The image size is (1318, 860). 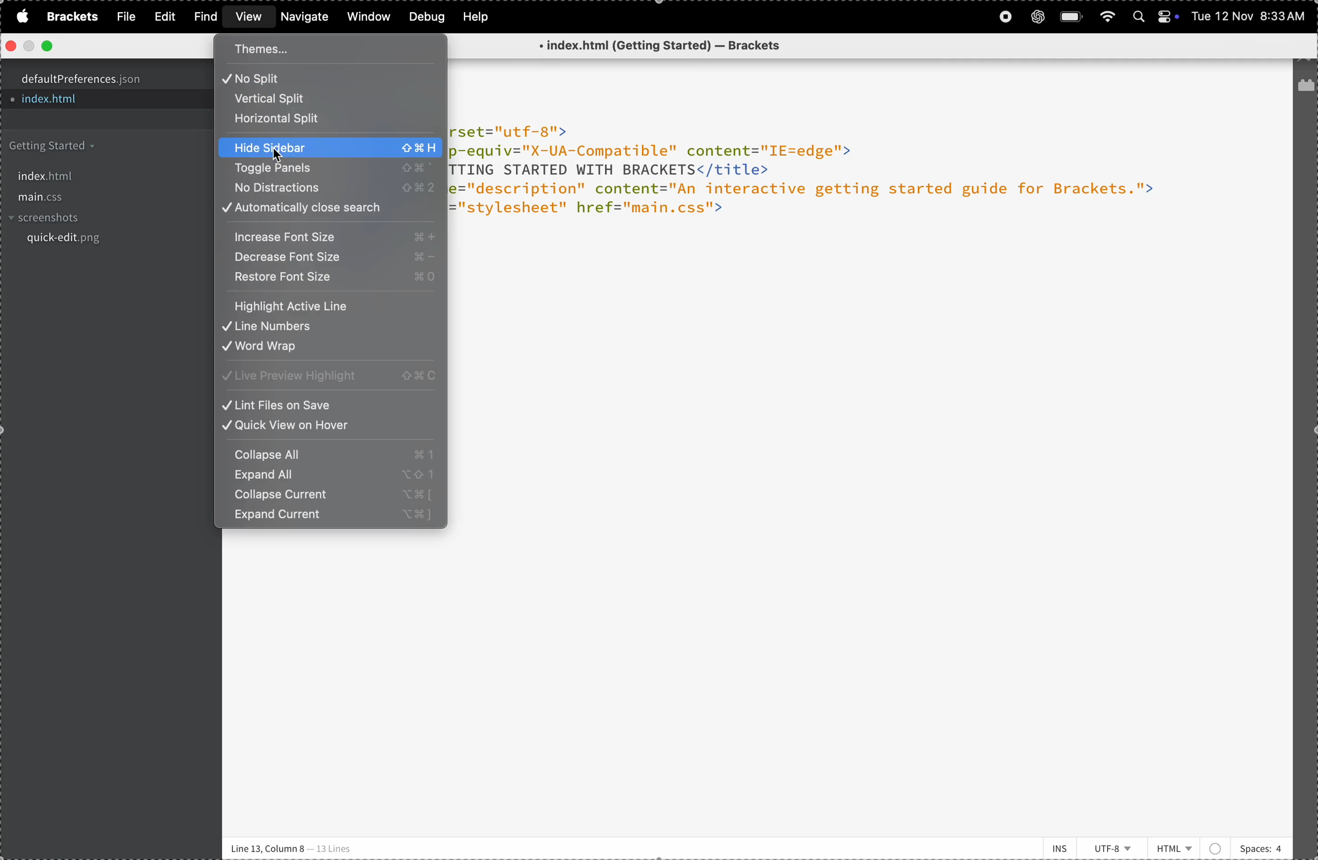 What do you see at coordinates (28, 47) in the screenshot?
I see `Minimize` at bounding box center [28, 47].